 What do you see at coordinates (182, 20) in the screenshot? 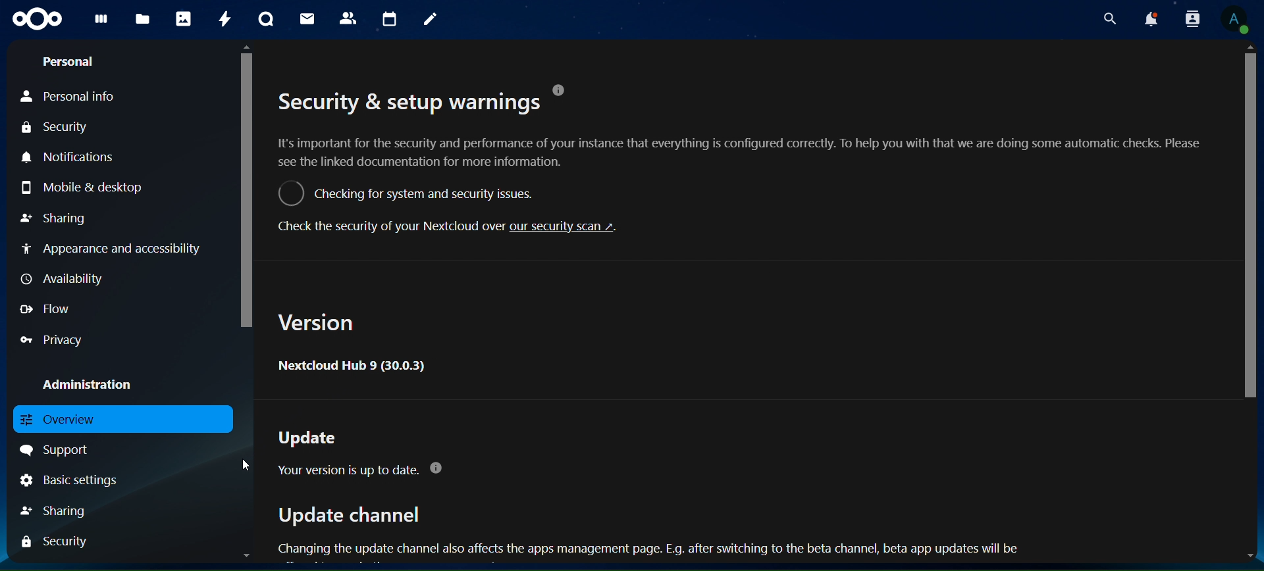
I see `photos` at bounding box center [182, 20].